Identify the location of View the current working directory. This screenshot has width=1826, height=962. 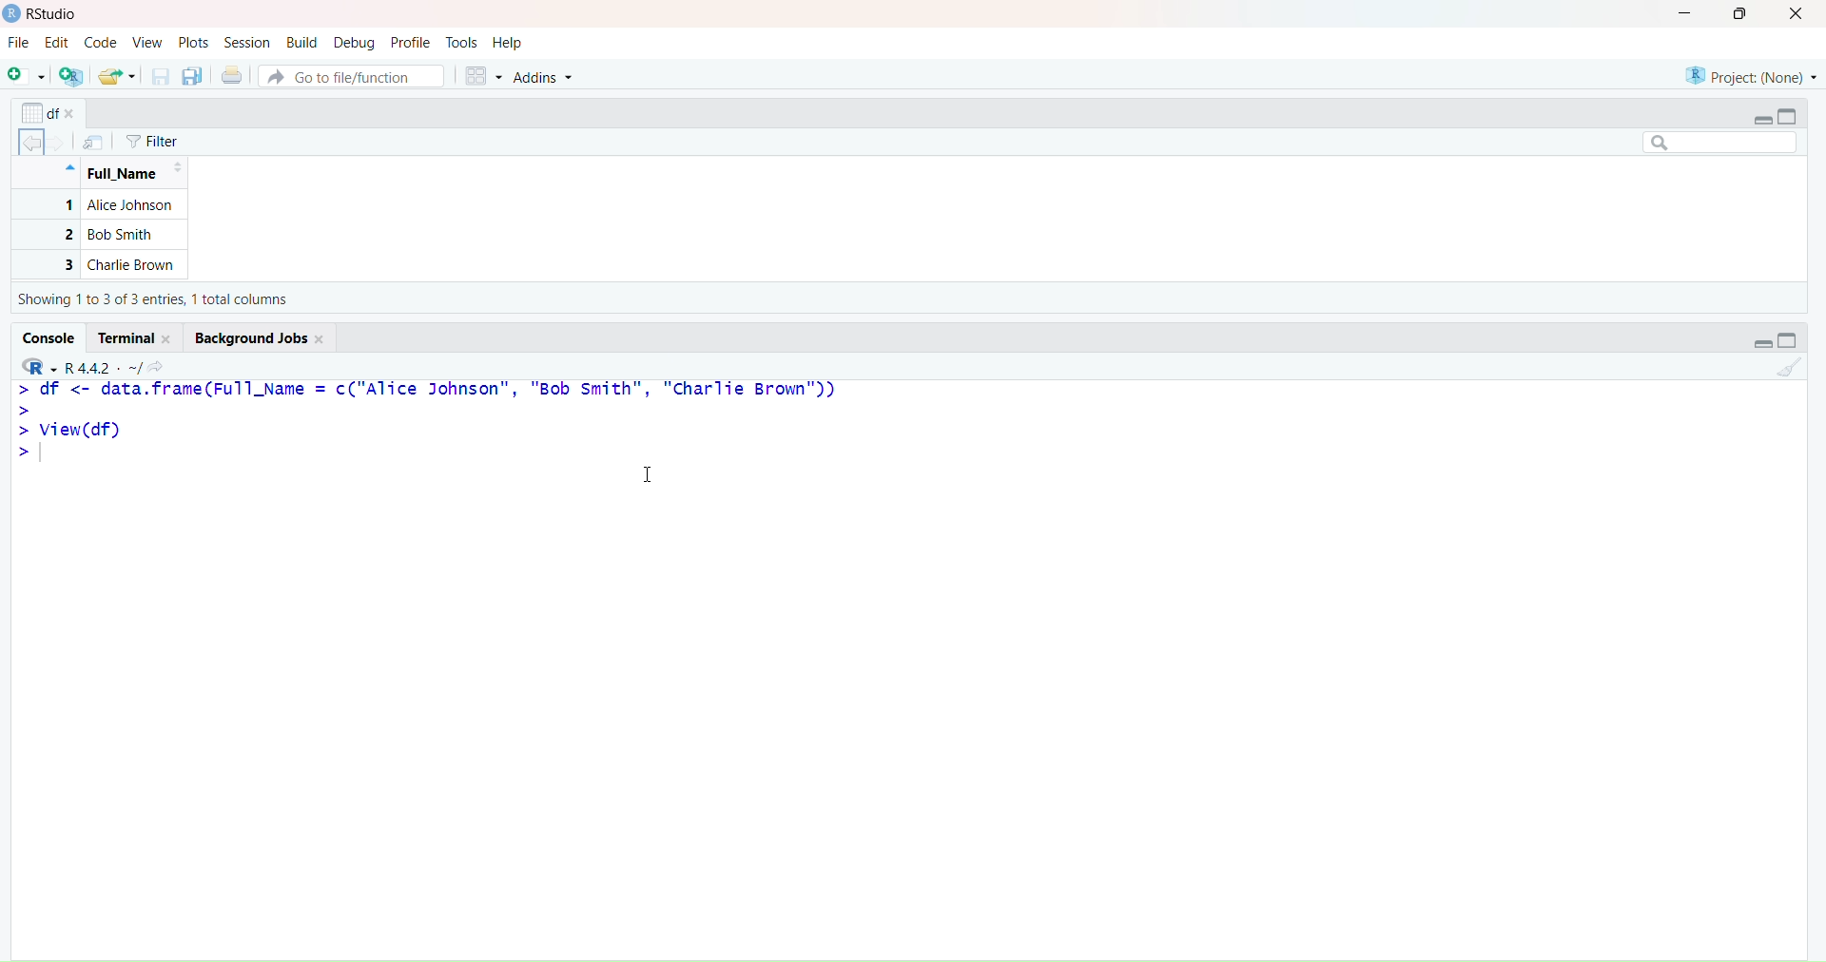
(164, 365).